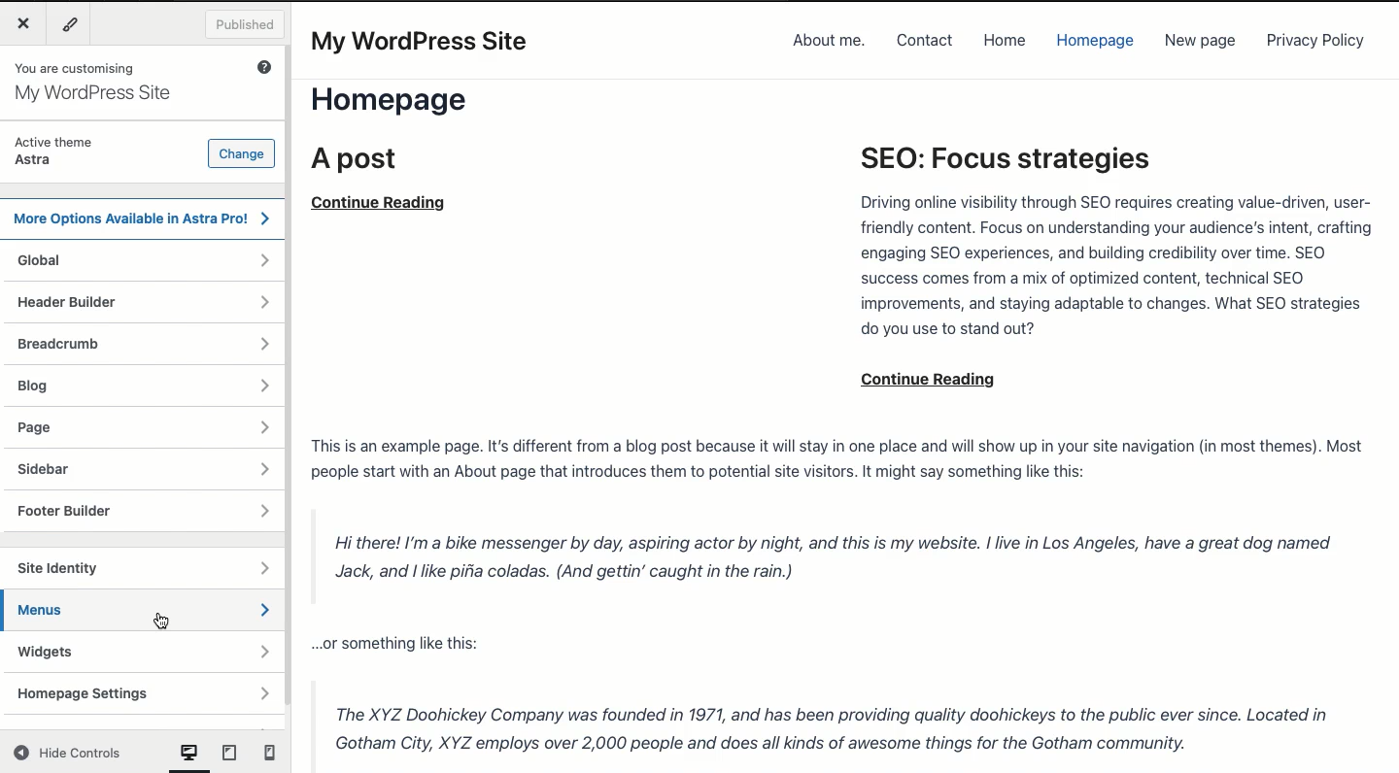  Describe the element at coordinates (934, 379) in the screenshot. I see `continue` at that location.